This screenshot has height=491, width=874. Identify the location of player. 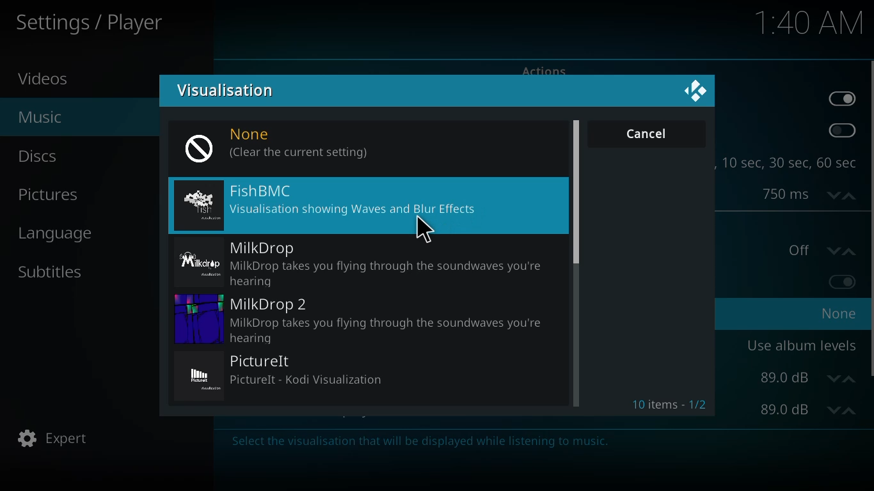
(95, 23).